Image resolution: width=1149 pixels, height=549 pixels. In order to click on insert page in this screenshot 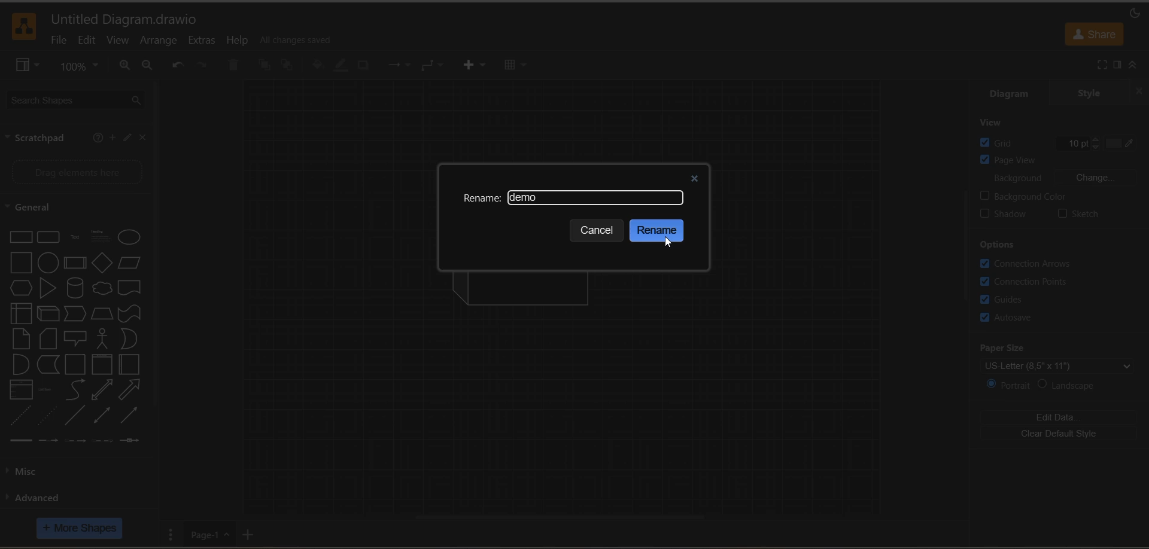, I will do `click(251, 533)`.